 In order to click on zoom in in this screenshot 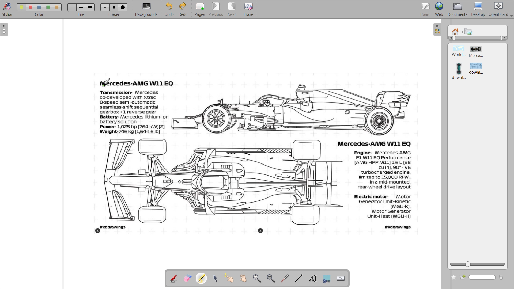, I will do `click(259, 278)`.